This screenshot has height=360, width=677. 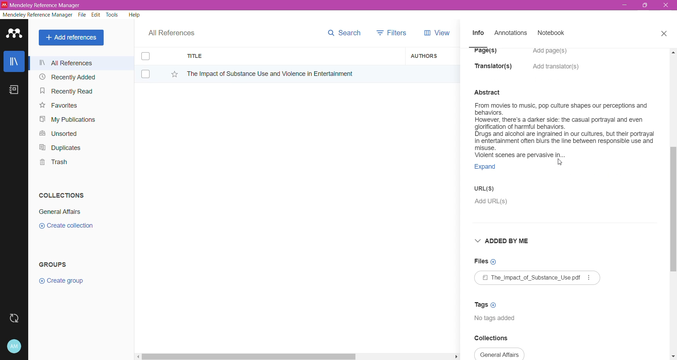 I want to click on Click to Create Collection, so click(x=66, y=227).